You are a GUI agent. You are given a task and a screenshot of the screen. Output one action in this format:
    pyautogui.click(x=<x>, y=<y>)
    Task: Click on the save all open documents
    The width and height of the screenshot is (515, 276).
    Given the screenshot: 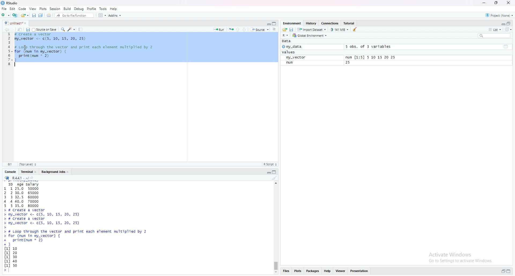 What is the action you would take?
    pyautogui.click(x=41, y=15)
    